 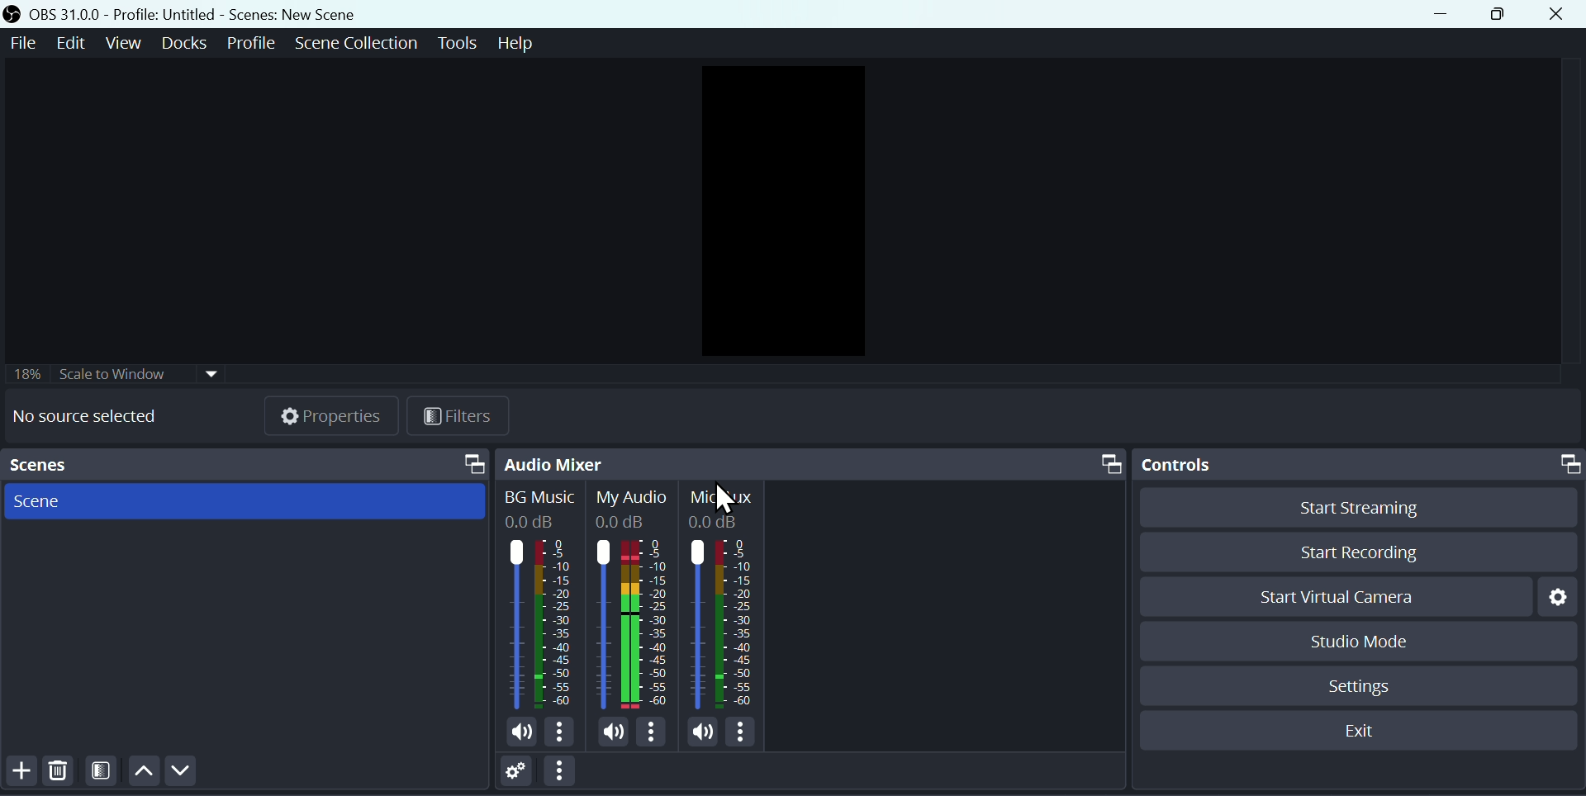 I want to click on minimise, so click(x=1432, y=17).